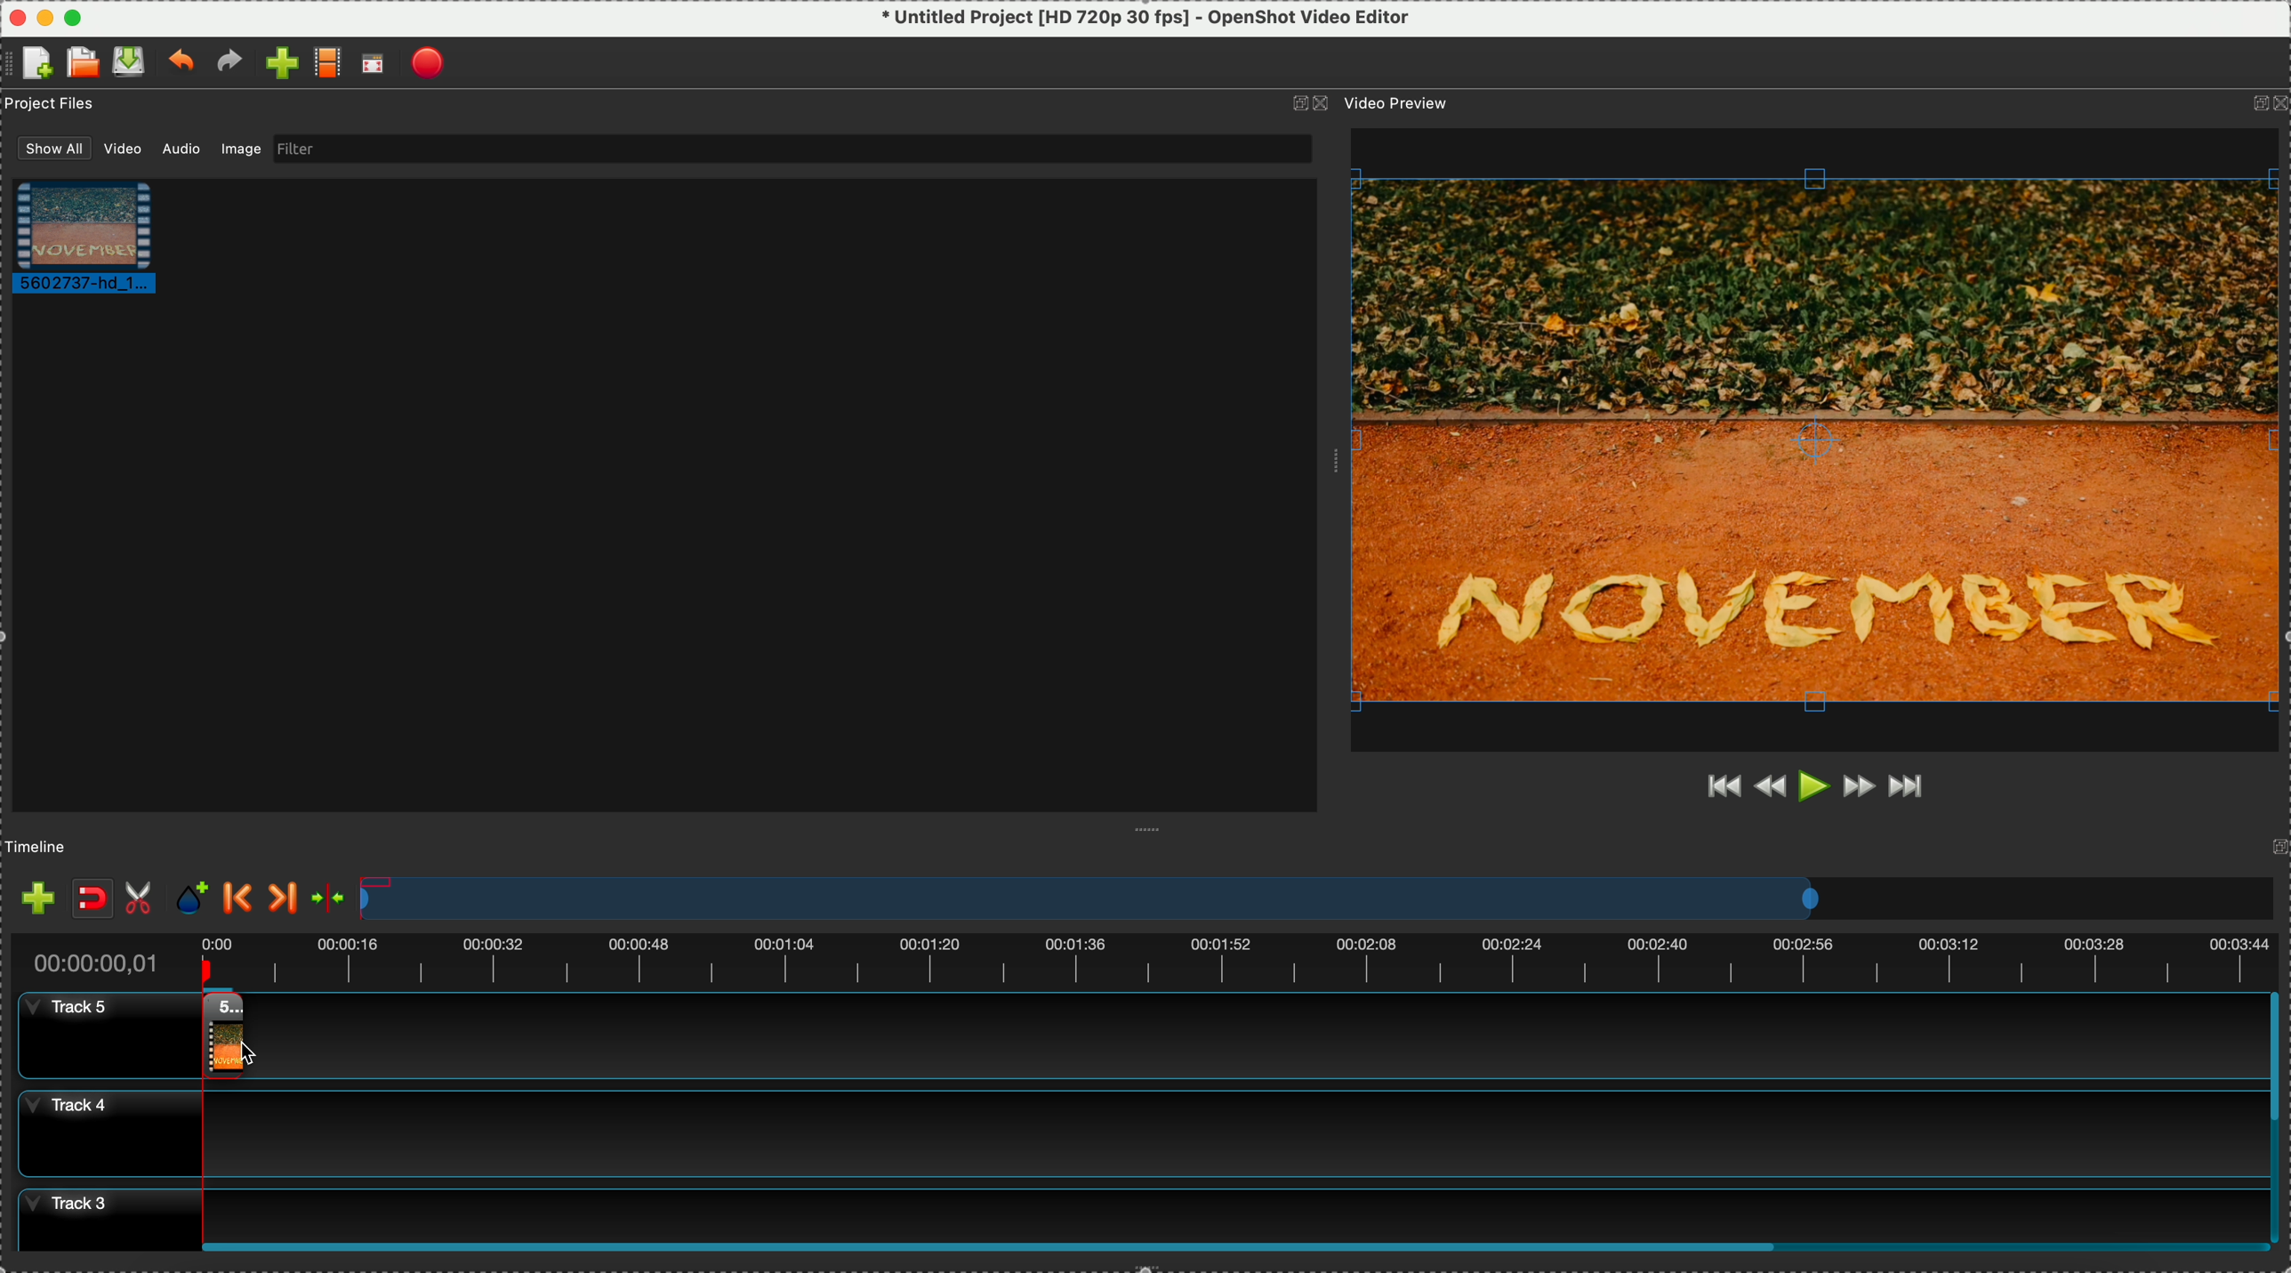 The image size is (2291, 1273). Describe the element at coordinates (1409, 104) in the screenshot. I see `video preview` at that location.